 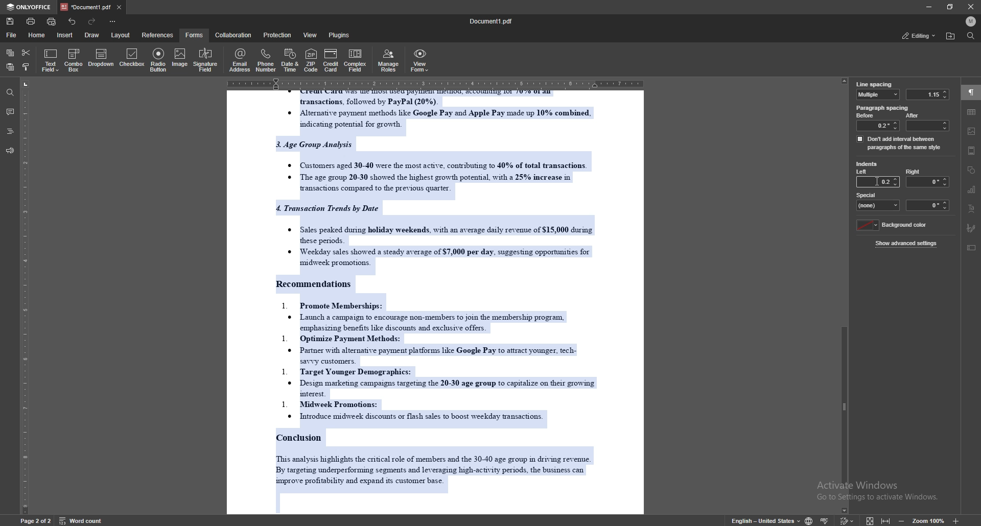 What do you see at coordinates (74, 60) in the screenshot?
I see `combo box` at bounding box center [74, 60].